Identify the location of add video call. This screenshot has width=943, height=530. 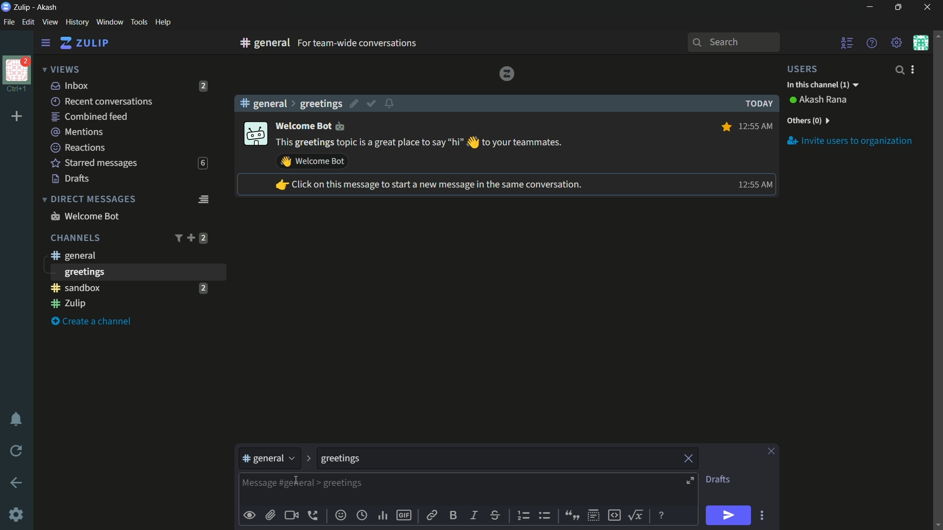
(291, 515).